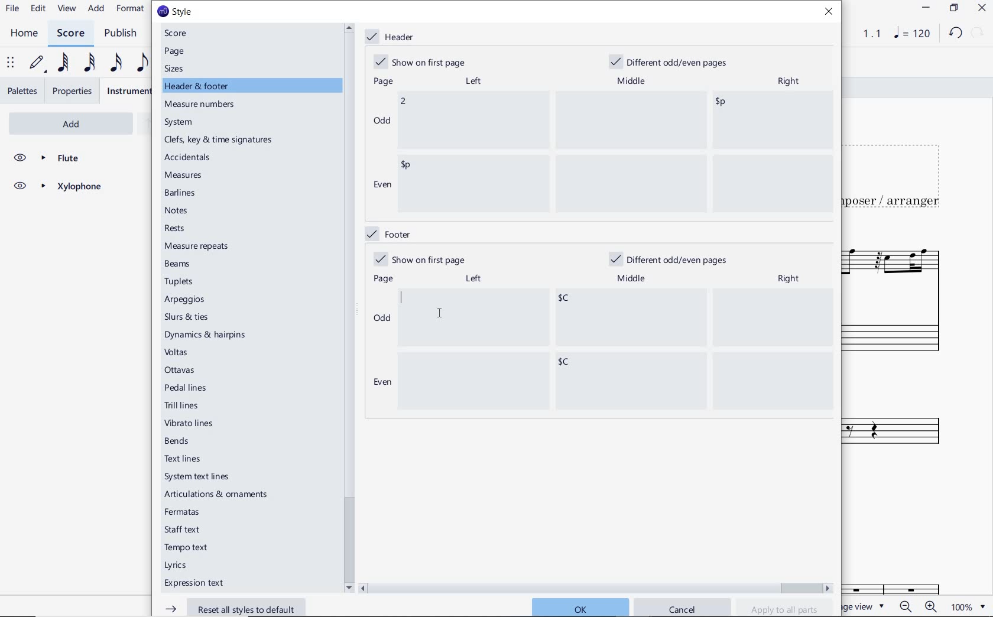  I want to click on enter data, so click(617, 350).